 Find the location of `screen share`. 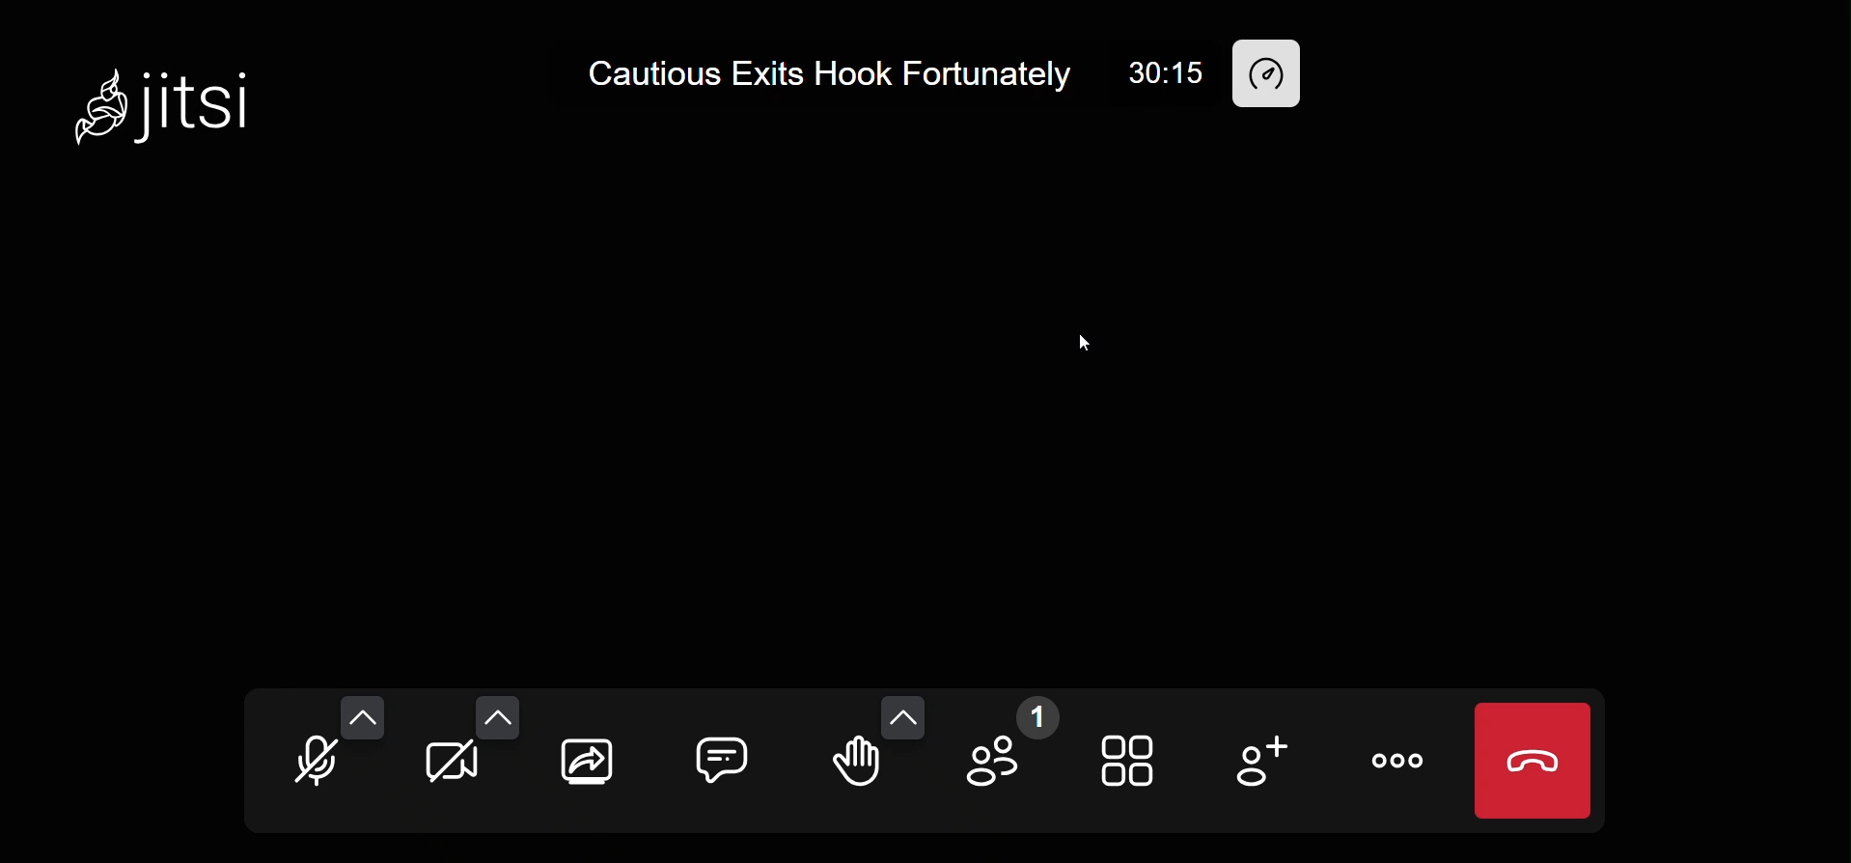

screen share is located at coordinates (594, 760).